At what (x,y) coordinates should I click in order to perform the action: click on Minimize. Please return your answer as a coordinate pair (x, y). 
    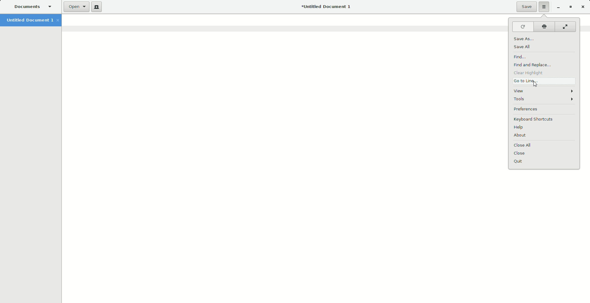
    Looking at the image, I should click on (558, 7).